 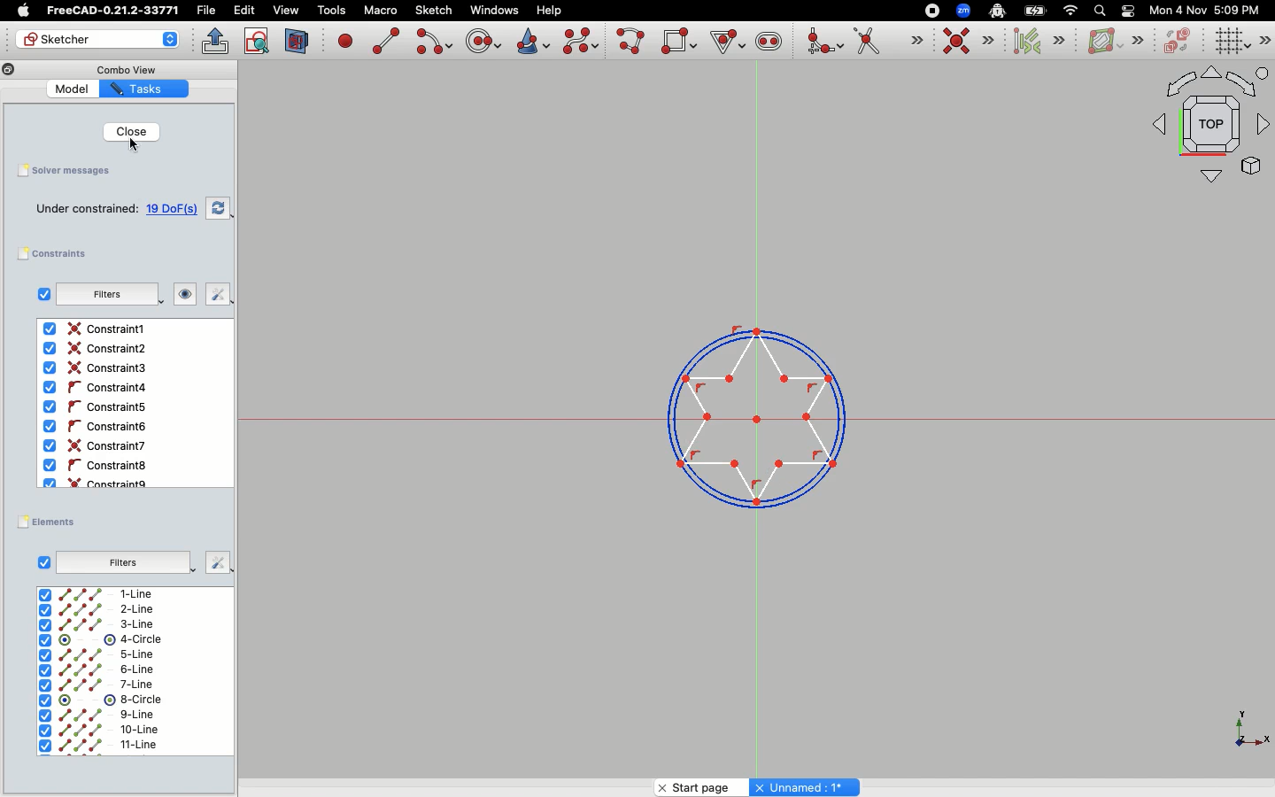 What do you see at coordinates (435, 11) in the screenshot?
I see `Sketch` at bounding box center [435, 11].